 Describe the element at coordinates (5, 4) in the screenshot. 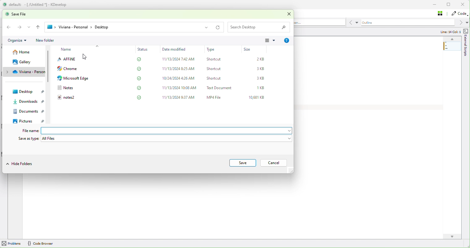

I see `logo` at that location.